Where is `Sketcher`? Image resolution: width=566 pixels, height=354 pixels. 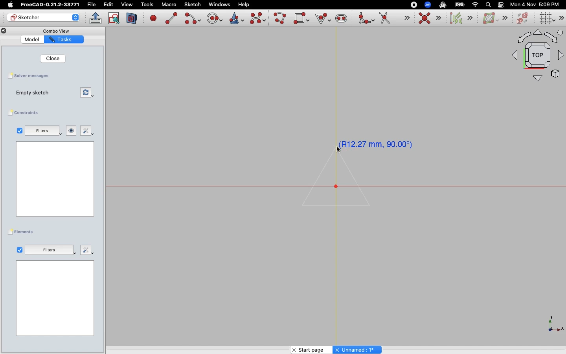
Sketcher is located at coordinates (42, 18).